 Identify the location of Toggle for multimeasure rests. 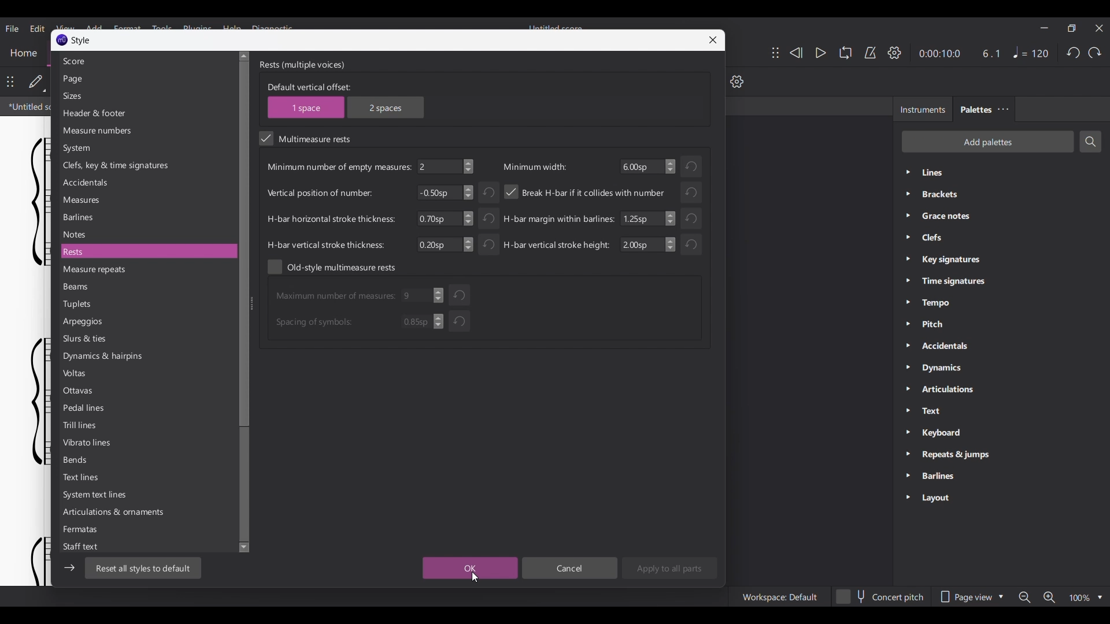
(304, 138).